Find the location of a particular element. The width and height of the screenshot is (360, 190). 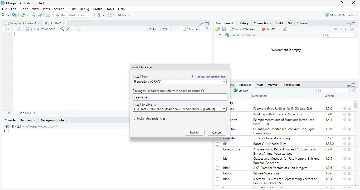

close is located at coordinates (349, 120).